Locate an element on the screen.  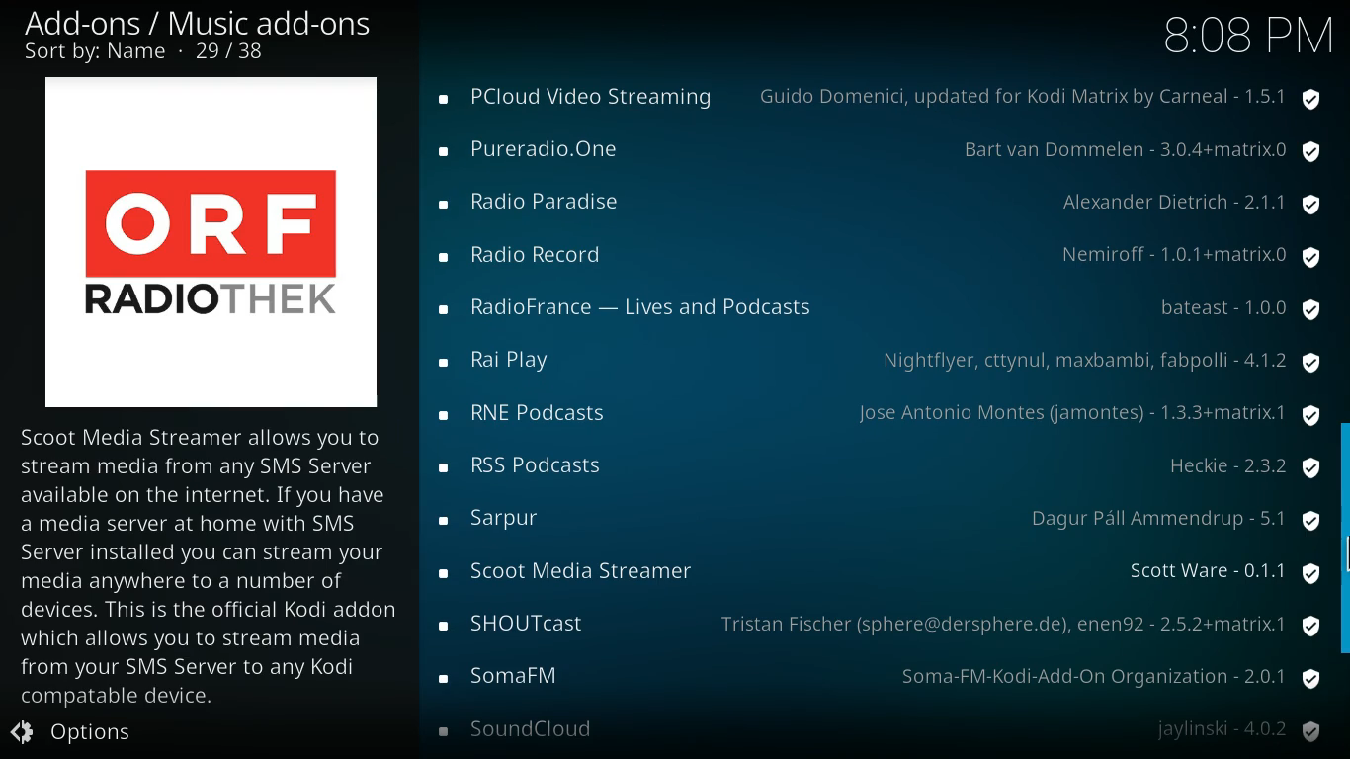
provider is located at coordinates (1196, 254).